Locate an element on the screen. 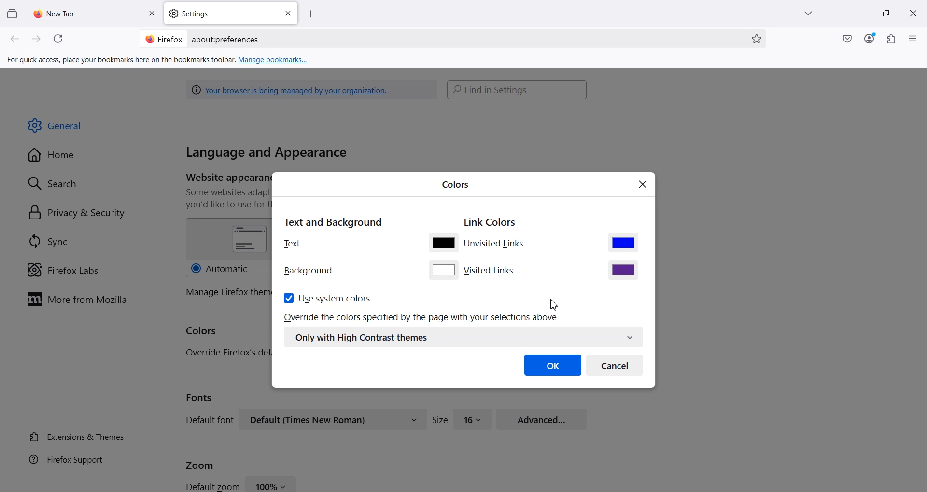 Image resolution: width=927 pixels, height=492 pixels. Link Colors is located at coordinates (490, 223).